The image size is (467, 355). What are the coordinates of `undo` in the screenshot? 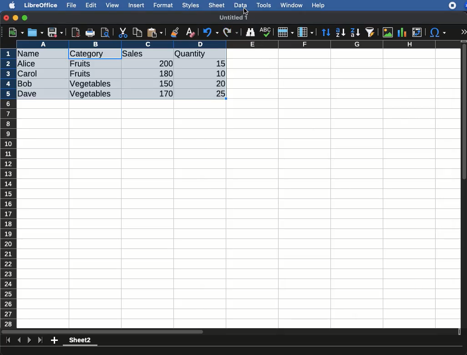 It's located at (211, 32).